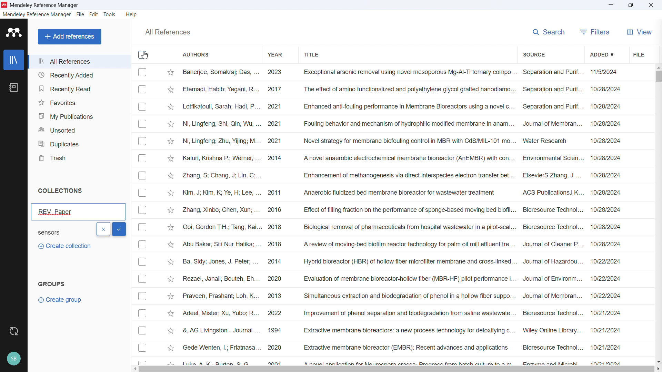 The image size is (662, 372). Describe the element at coordinates (171, 279) in the screenshot. I see `Star mark respective publication` at that location.